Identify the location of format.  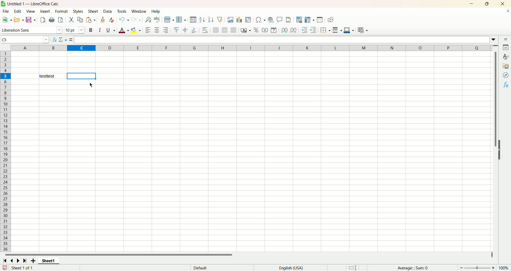
(61, 11).